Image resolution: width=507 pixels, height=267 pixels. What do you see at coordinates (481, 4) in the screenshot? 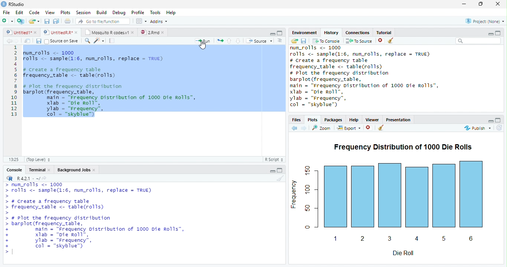
I see `Maximize` at bounding box center [481, 4].